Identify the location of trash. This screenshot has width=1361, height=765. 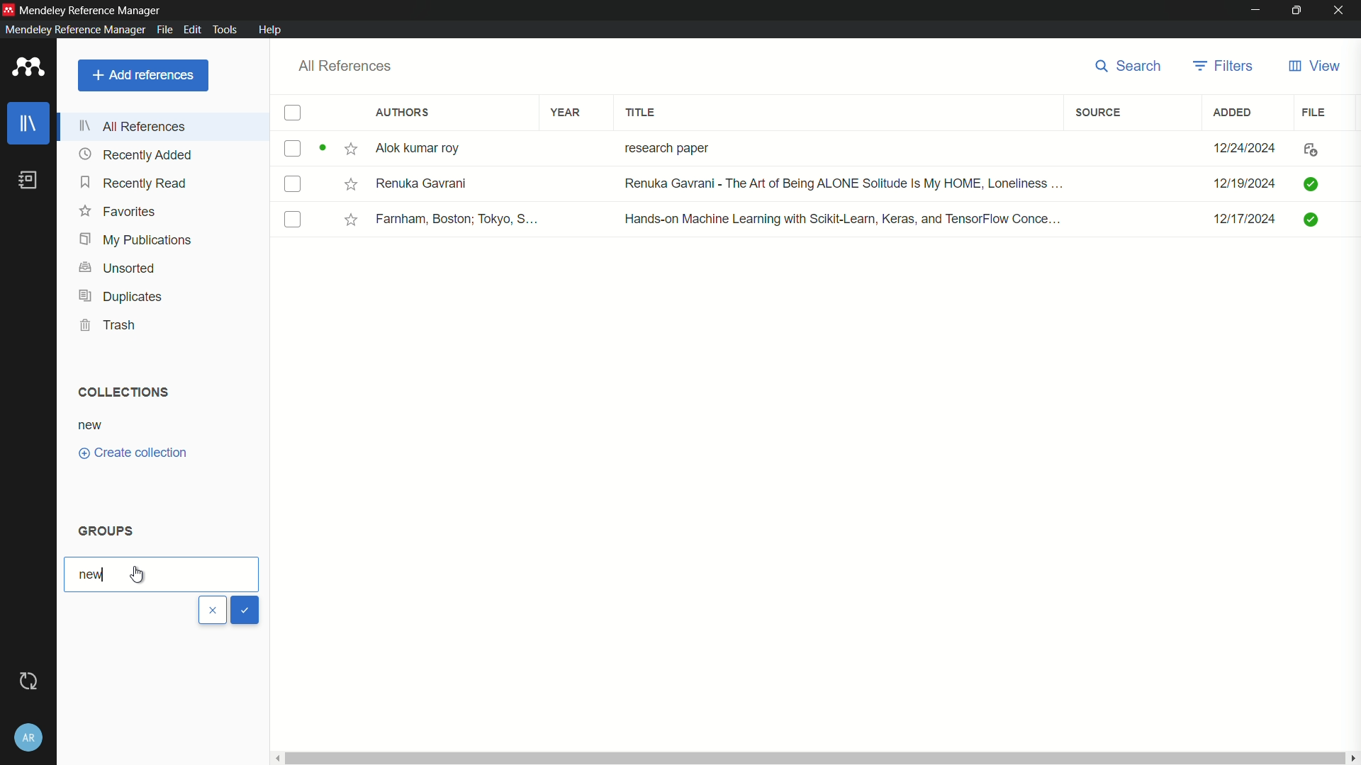
(111, 325).